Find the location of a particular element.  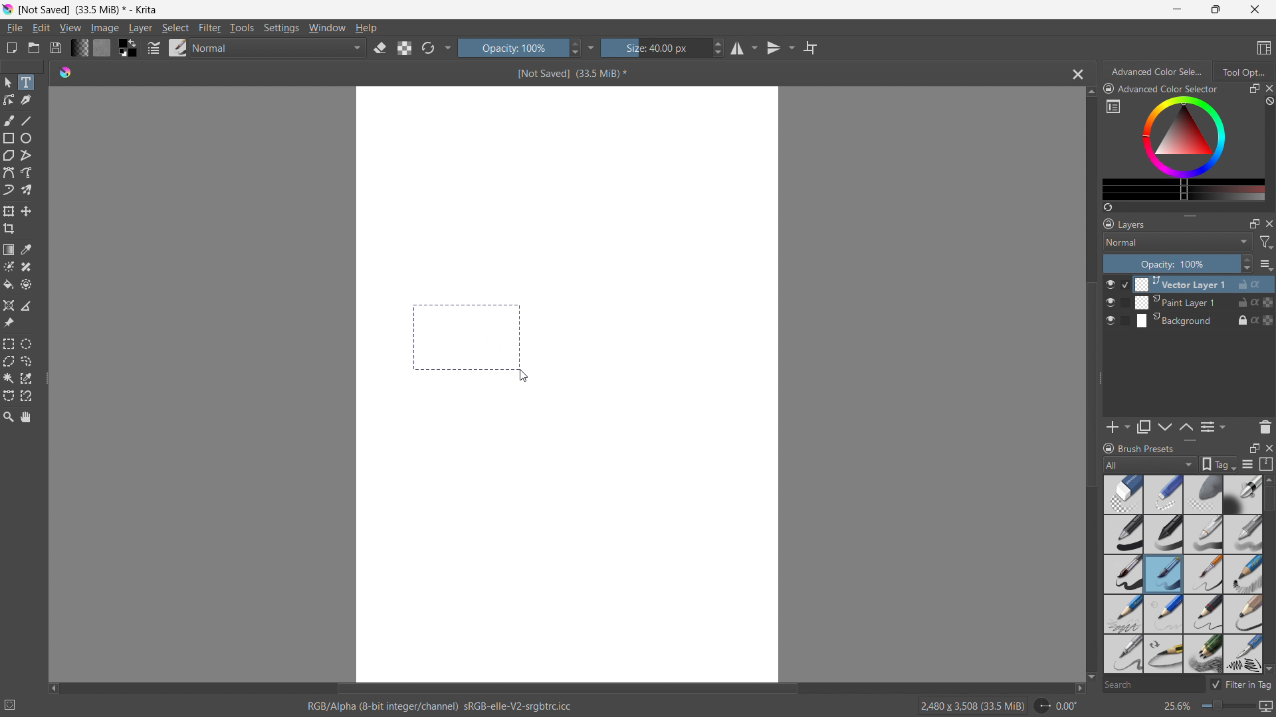

pen is located at coordinates (1164, 534).